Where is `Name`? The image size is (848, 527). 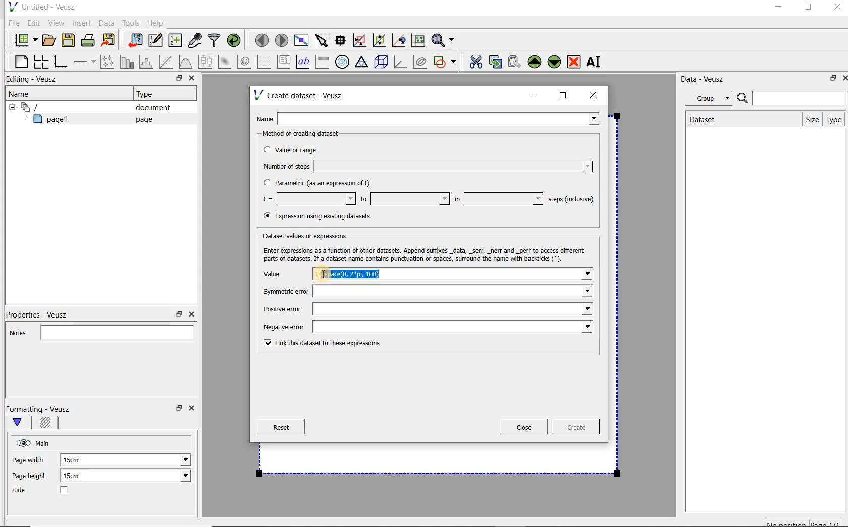 Name is located at coordinates (22, 93).